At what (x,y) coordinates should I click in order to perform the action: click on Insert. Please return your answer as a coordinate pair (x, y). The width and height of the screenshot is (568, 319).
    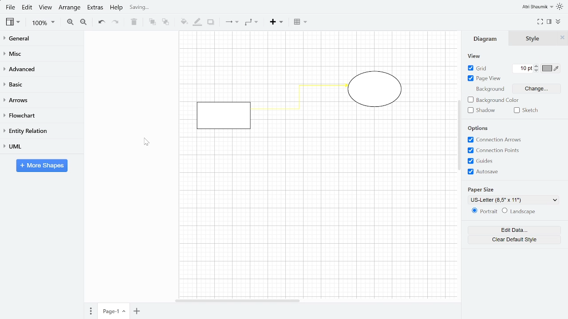
    Looking at the image, I should click on (277, 23).